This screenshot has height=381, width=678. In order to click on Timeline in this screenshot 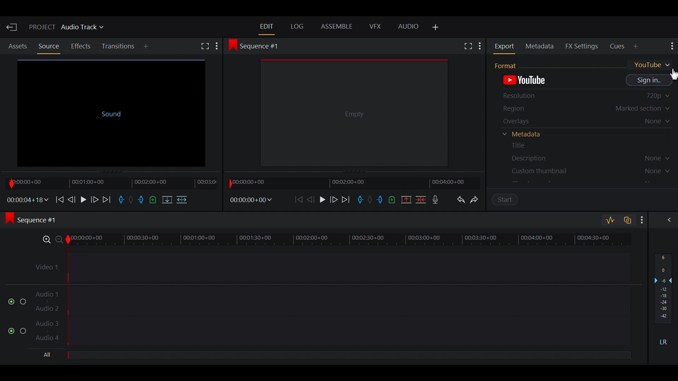, I will do `click(109, 183)`.